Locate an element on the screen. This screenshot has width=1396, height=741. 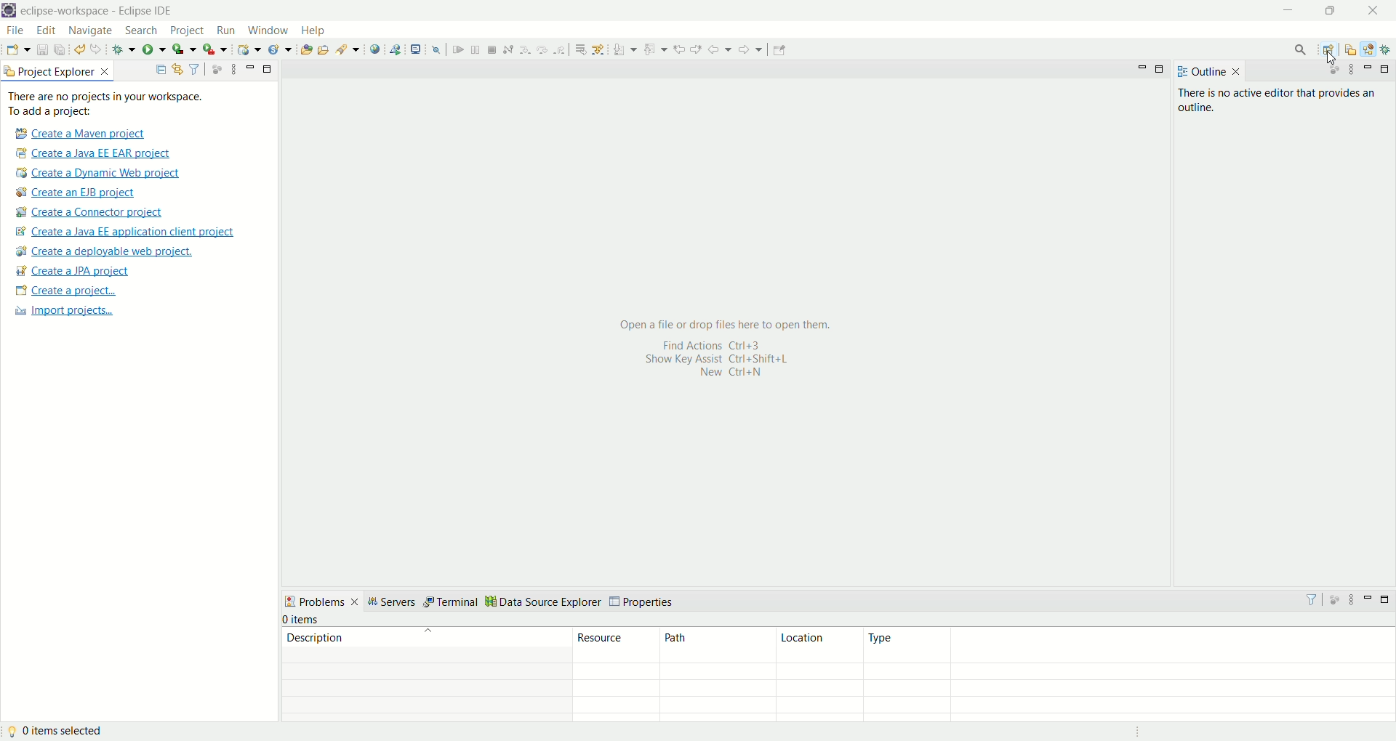
forward is located at coordinates (750, 49).